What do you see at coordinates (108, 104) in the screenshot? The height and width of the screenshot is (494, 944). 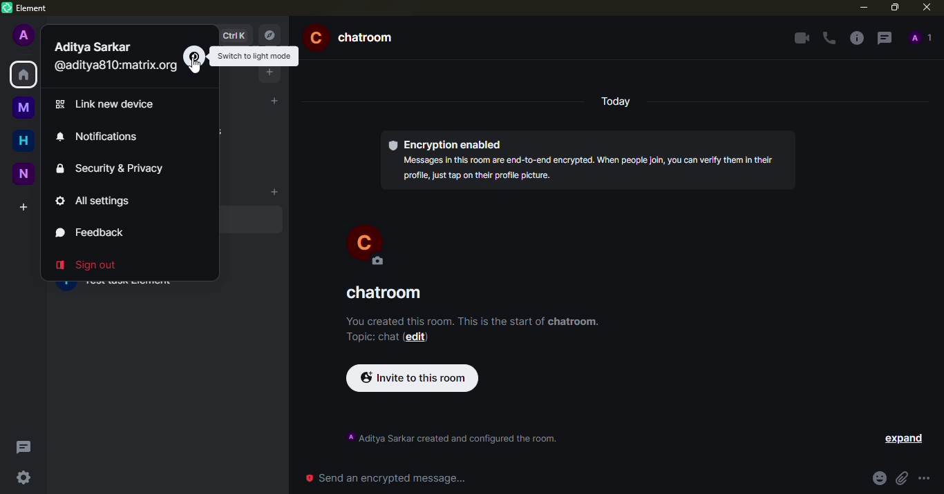 I see `link new device` at bounding box center [108, 104].